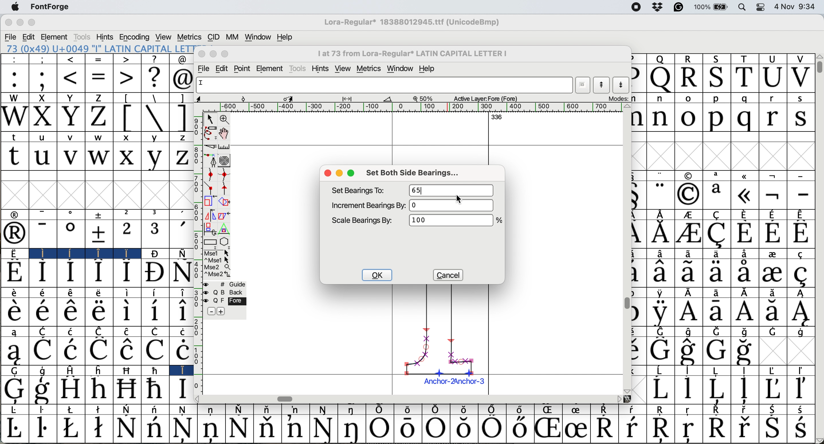 The height and width of the screenshot is (444, 824). Describe the element at coordinates (432, 68) in the screenshot. I see `help` at that location.